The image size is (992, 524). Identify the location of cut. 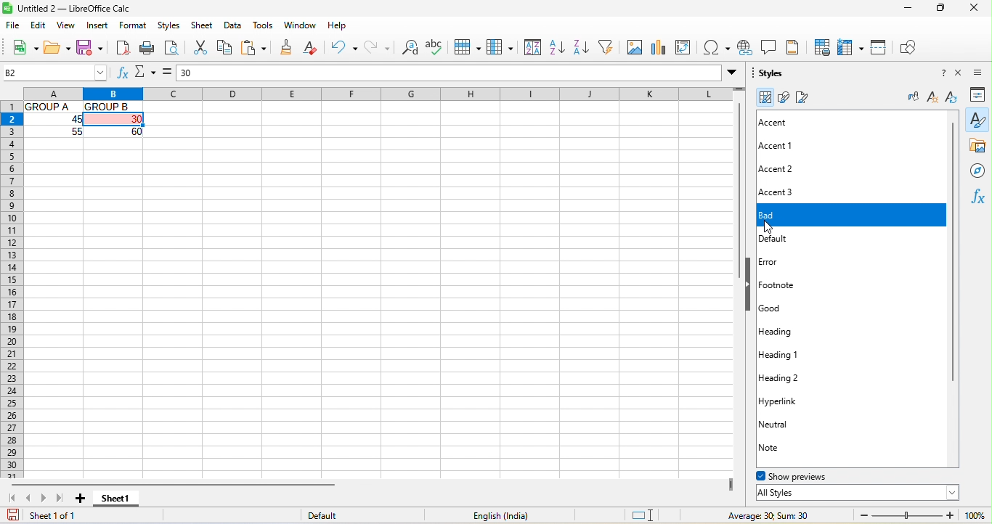
(199, 49).